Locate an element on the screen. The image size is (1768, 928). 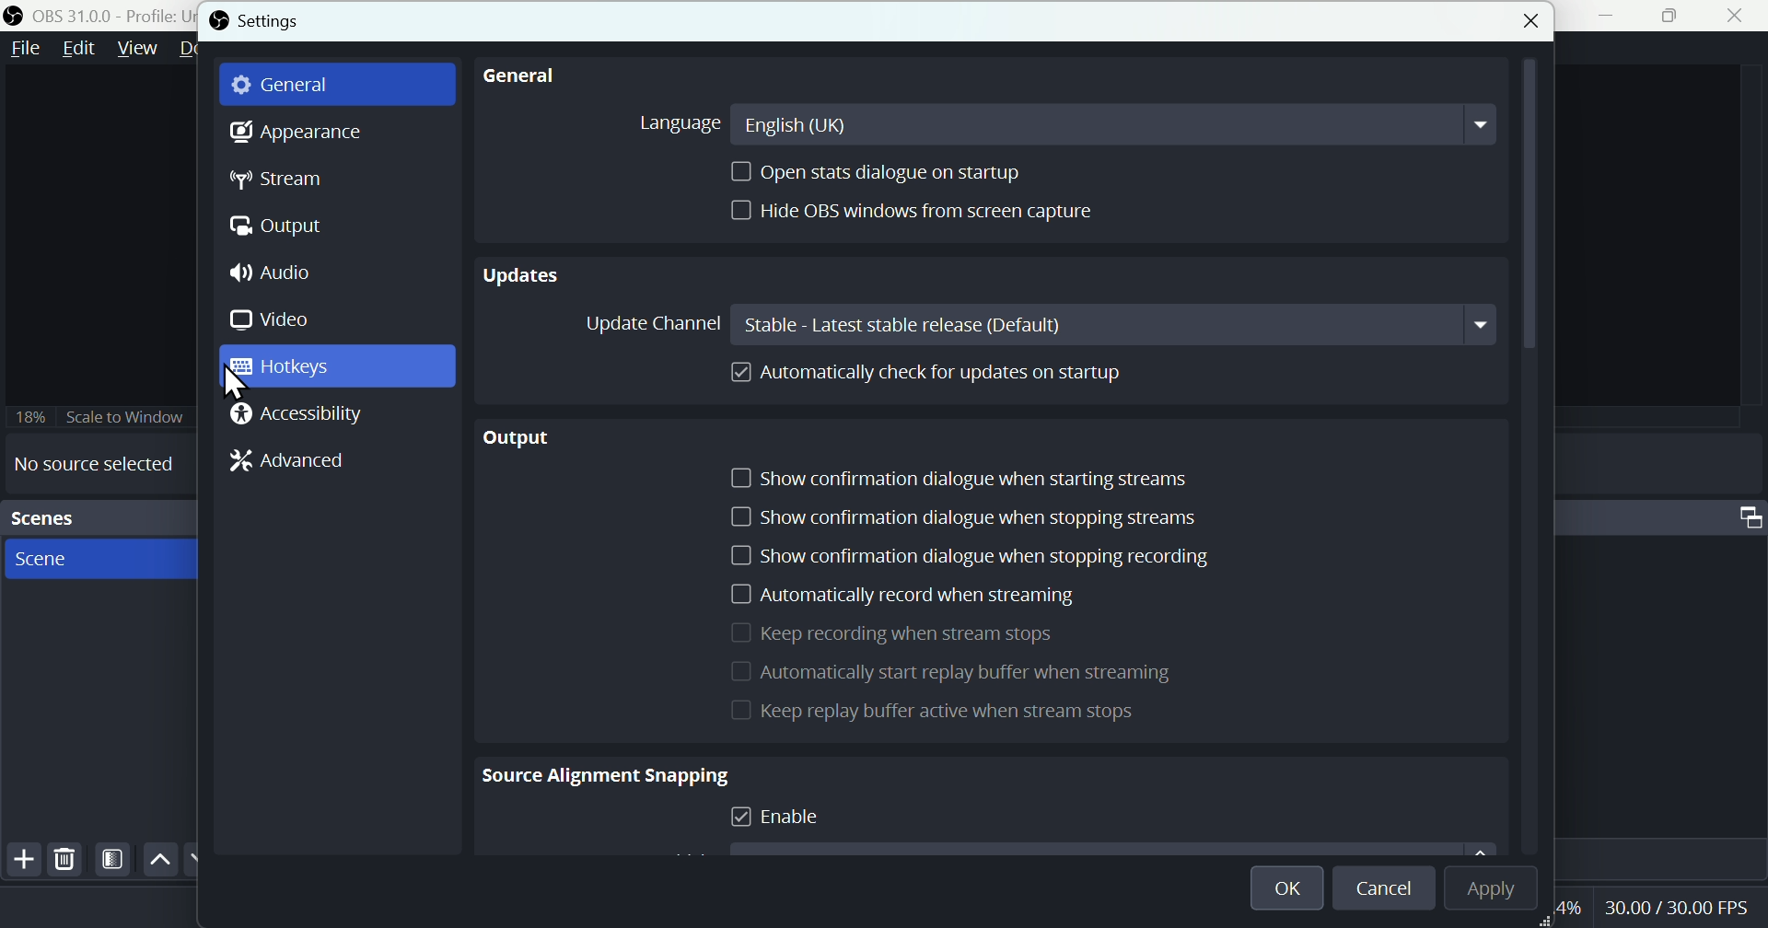
Filter is located at coordinates (113, 860).